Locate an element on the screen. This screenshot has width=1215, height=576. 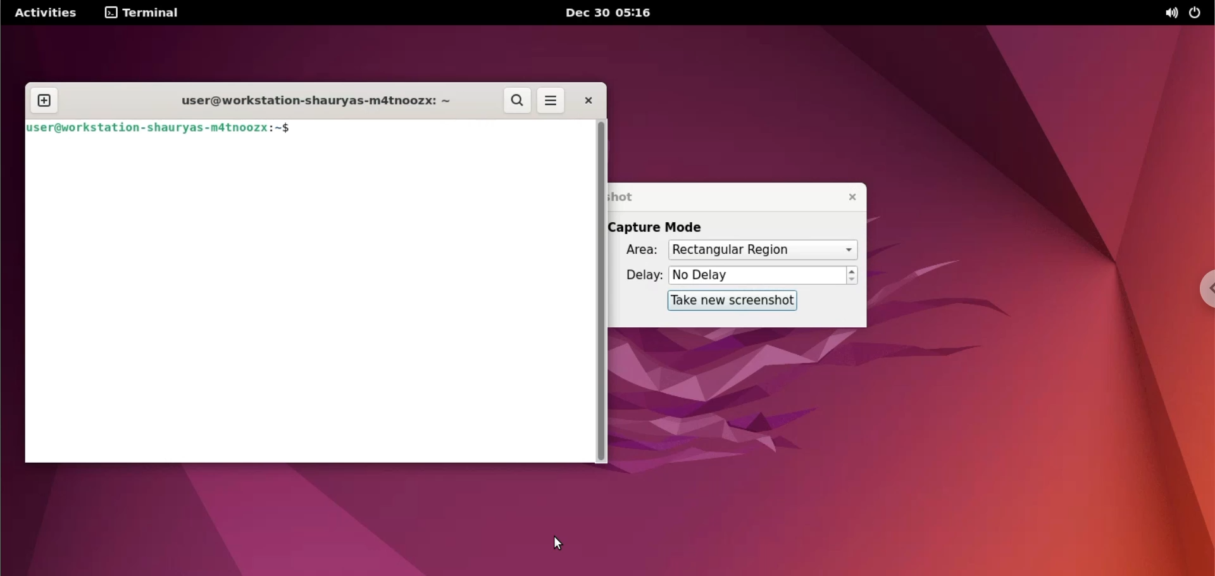
capture mode label is located at coordinates (667, 227).